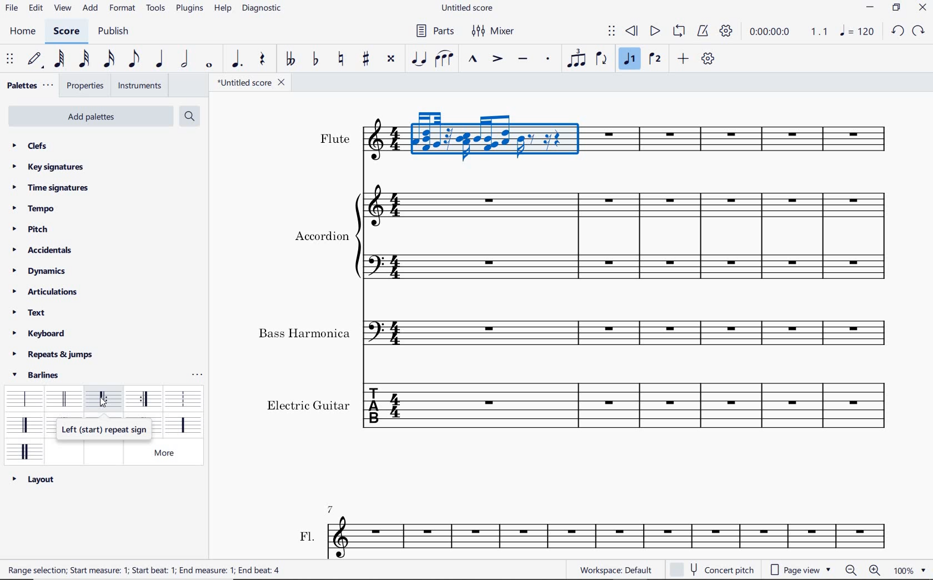 This screenshot has height=580, width=933. Describe the element at coordinates (33, 479) in the screenshot. I see `layout` at that location.